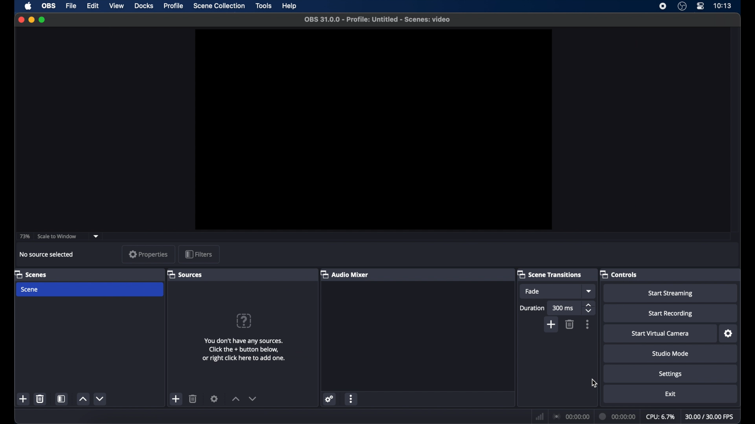  What do you see at coordinates (198, 254) in the screenshot?
I see `filters` at bounding box center [198, 254].